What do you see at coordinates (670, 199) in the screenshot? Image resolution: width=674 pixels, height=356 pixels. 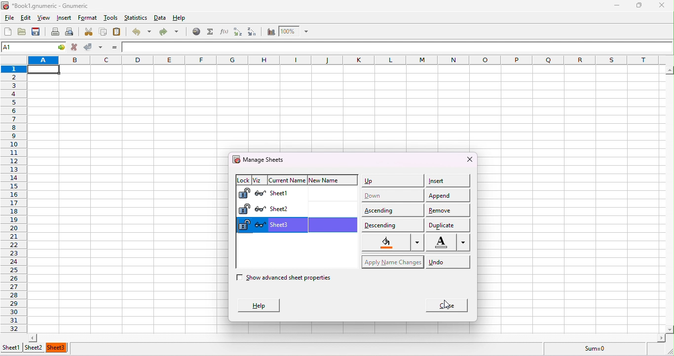 I see `scroll bar` at bounding box center [670, 199].